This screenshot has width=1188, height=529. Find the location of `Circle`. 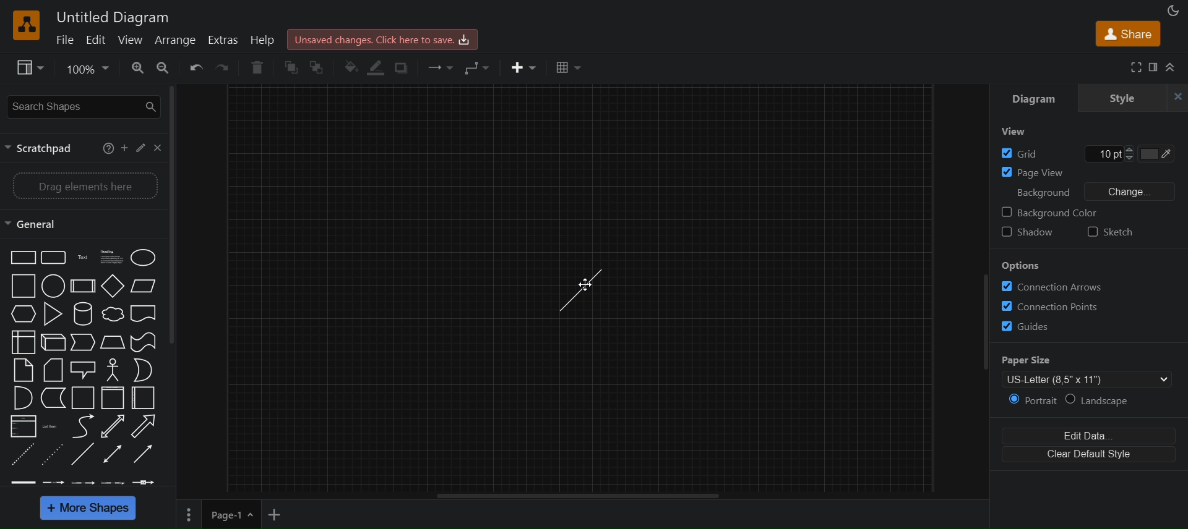

Circle is located at coordinates (53, 286).